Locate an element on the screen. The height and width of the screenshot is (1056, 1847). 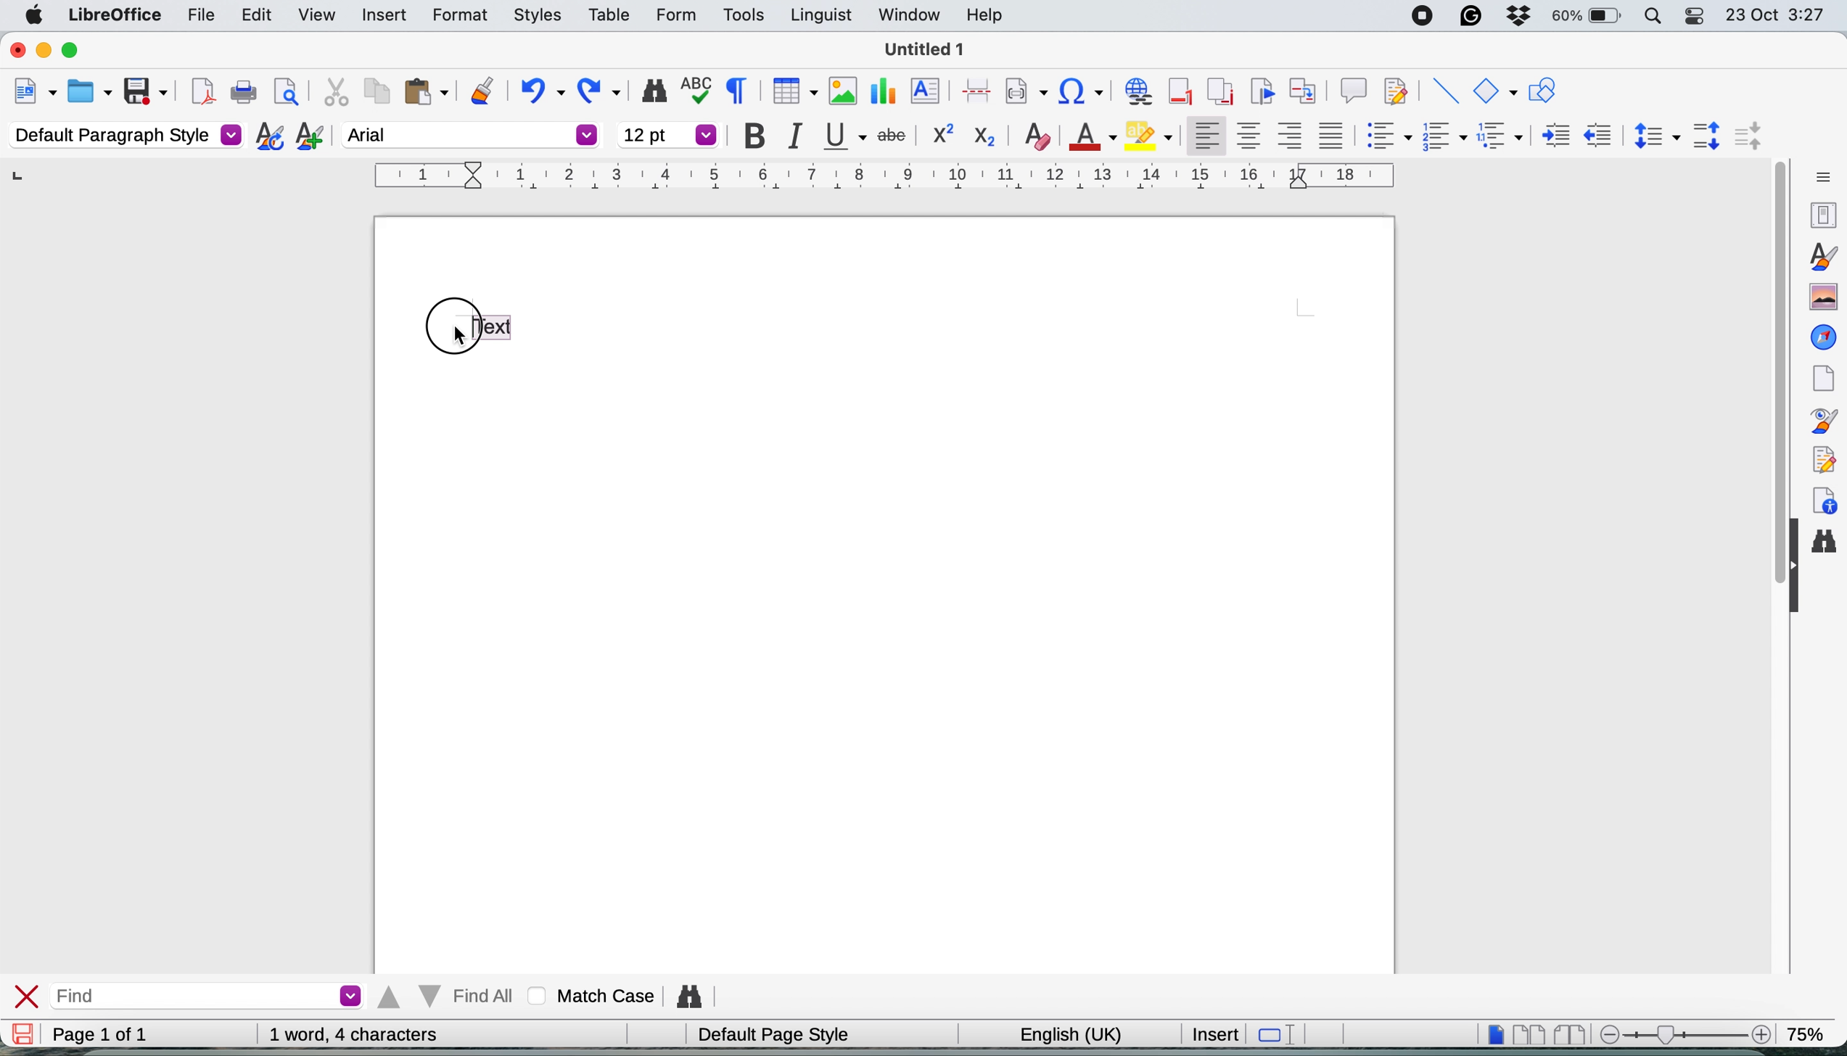
file is located at coordinates (194, 16).